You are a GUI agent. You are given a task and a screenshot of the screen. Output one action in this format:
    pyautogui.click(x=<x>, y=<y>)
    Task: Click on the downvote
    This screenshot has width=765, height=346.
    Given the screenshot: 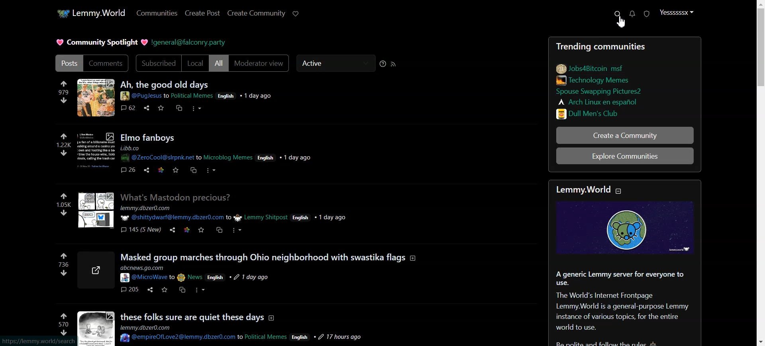 What is the action you would take?
    pyautogui.click(x=63, y=212)
    